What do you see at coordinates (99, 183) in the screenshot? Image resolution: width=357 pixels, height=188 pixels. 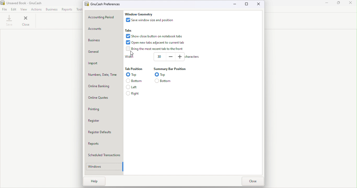 I see `Help` at bounding box center [99, 183].